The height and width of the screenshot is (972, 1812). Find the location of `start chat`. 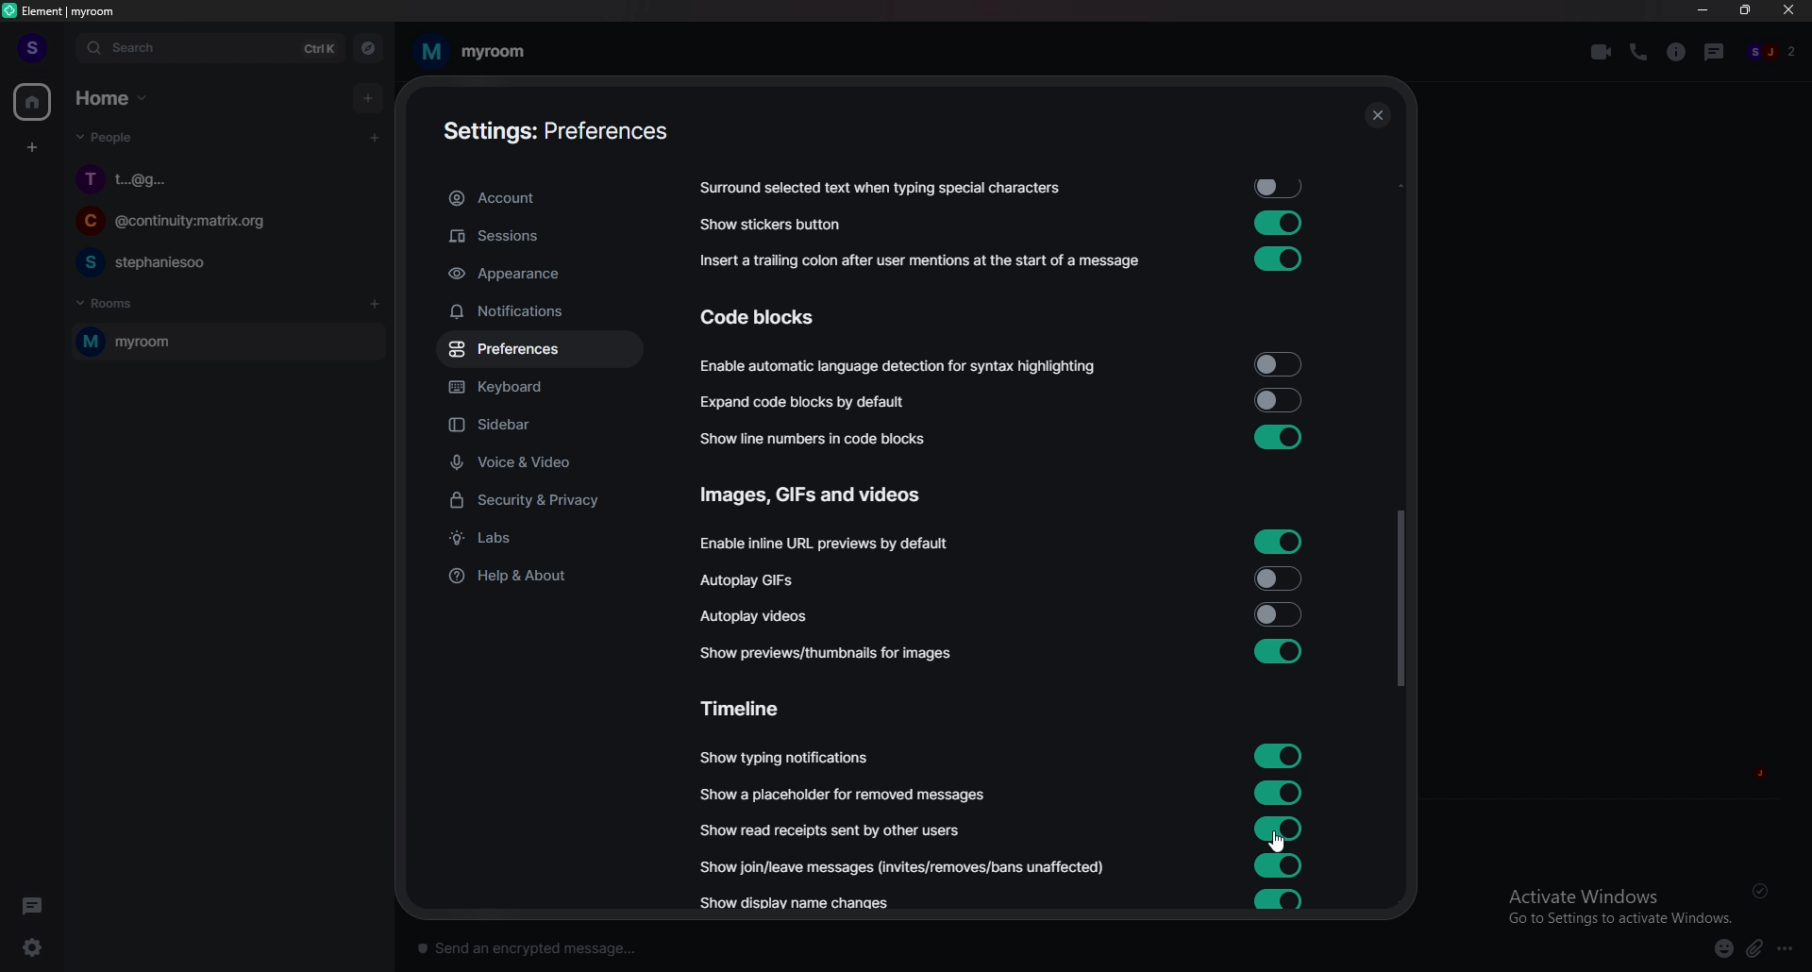

start chat is located at coordinates (374, 137).